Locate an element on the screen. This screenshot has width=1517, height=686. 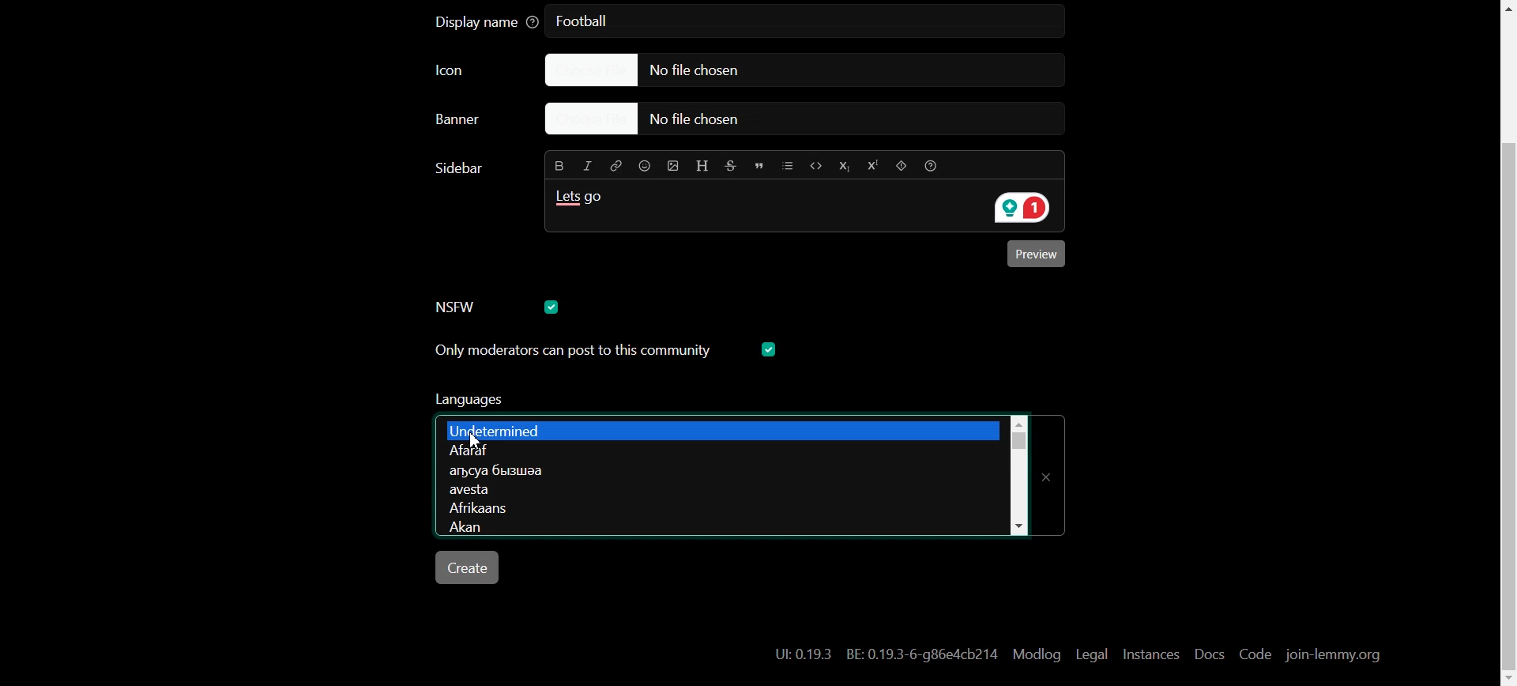
Cursor is located at coordinates (479, 440).